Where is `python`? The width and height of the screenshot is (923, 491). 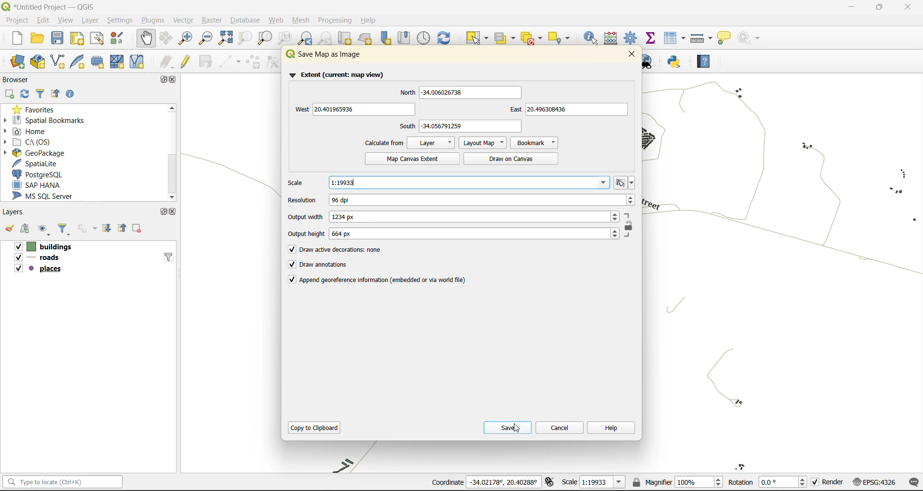
python is located at coordinates (678, 62).